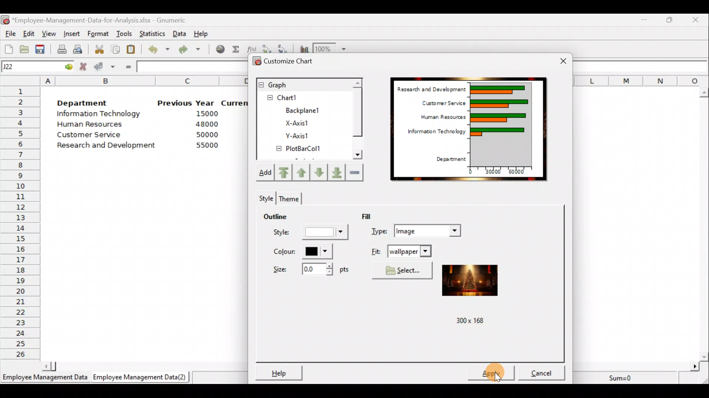  What do you see at coordinates (299, 150) in the screenshot?
I see `PlotBarCol1` at bounding box center [299, 150].